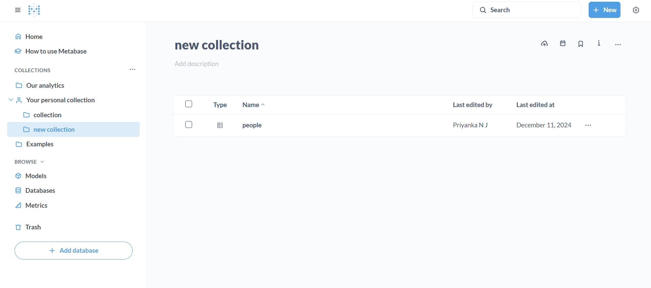 The image size is (651, 288). What do you see at coordinates (186, 102) in the screenshot?
I see `checkboxes` at bounding box center [186, 102].